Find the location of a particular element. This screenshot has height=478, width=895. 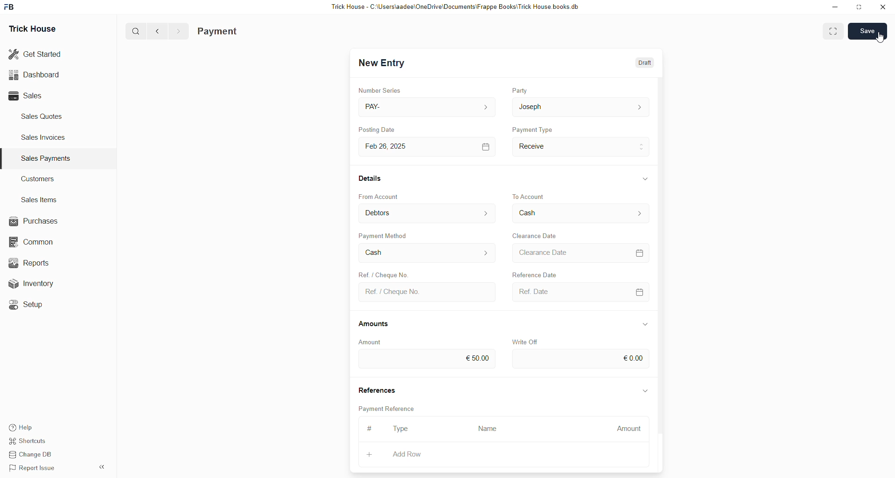

Trick House - C:\Users\aadee\OneDrive\Documents\Frappe Books\Trick House books db is located at coordinates (456, 7).